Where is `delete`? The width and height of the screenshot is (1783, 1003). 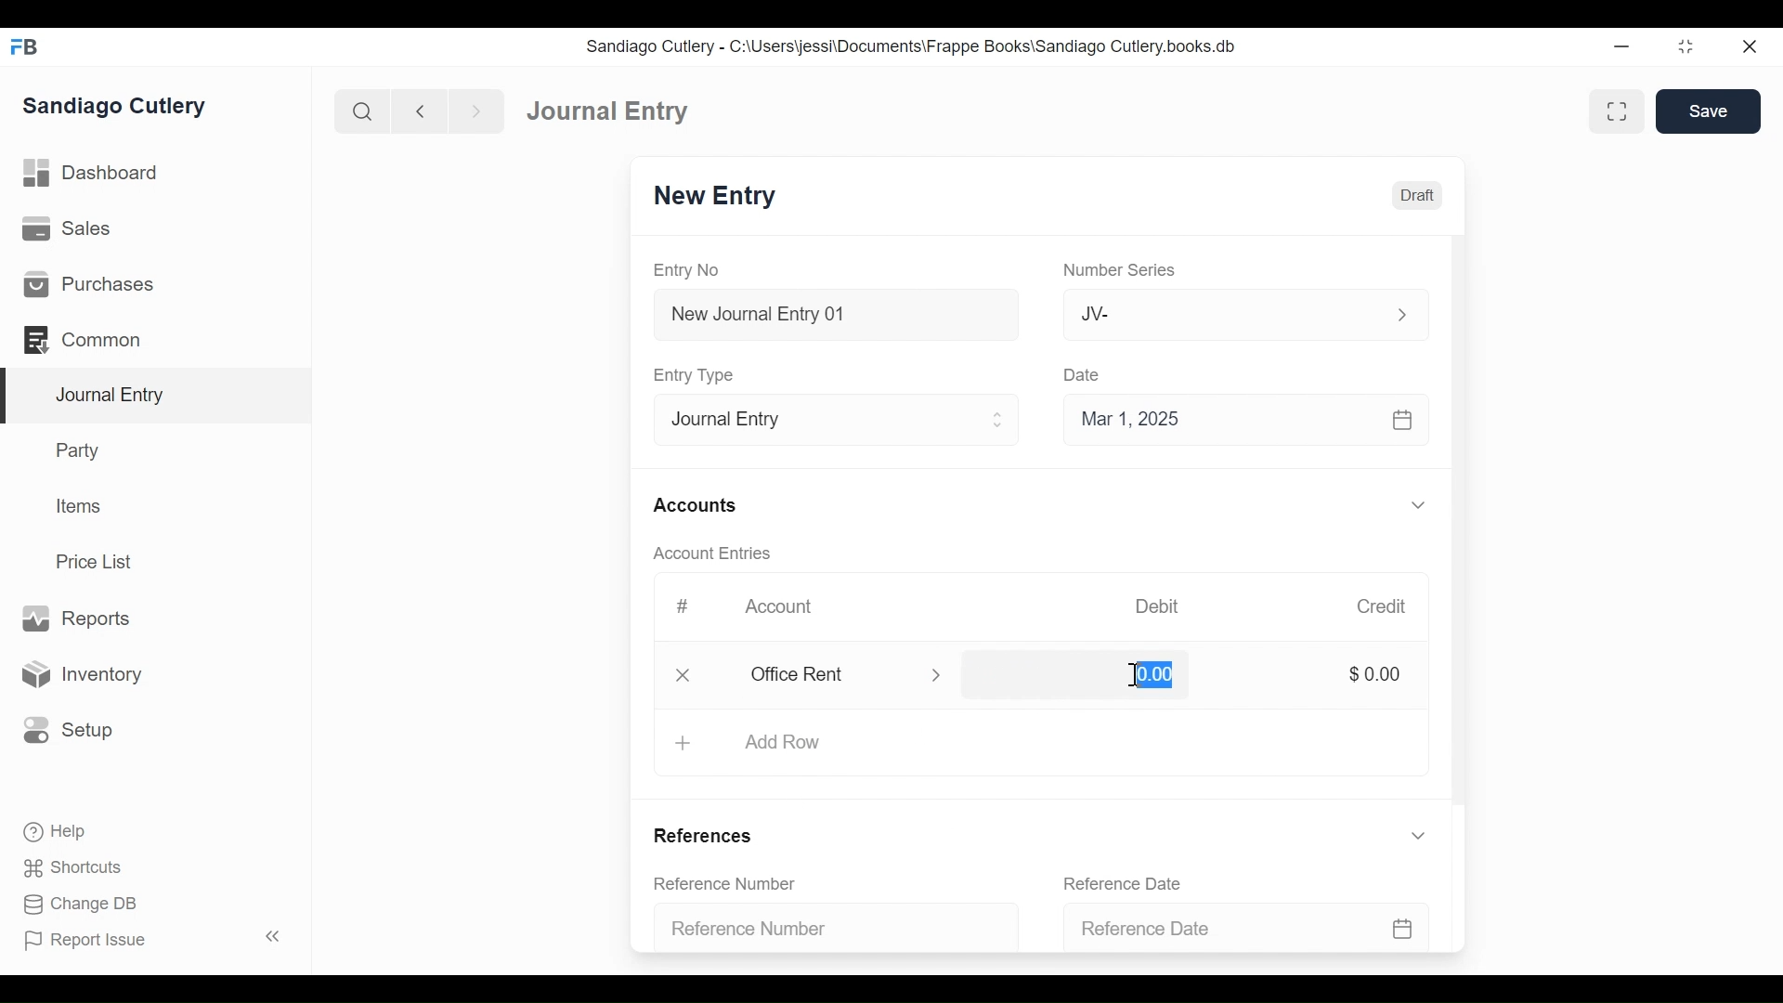 delete is located at coordinates (679, 675).